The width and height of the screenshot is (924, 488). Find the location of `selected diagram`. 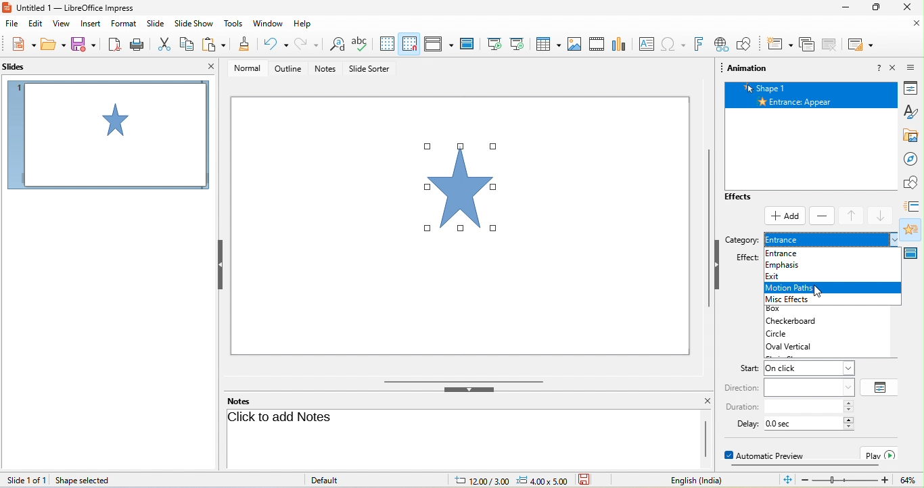

selected diagram is located at coordinates (466, 190).